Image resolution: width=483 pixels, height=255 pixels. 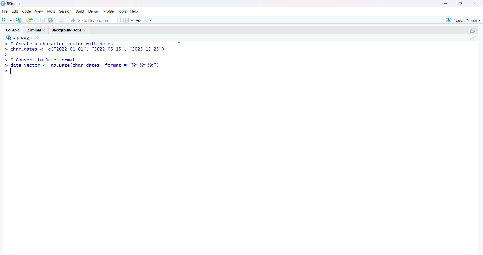 I want to click on Project (Note), so click(x=462, y=20).